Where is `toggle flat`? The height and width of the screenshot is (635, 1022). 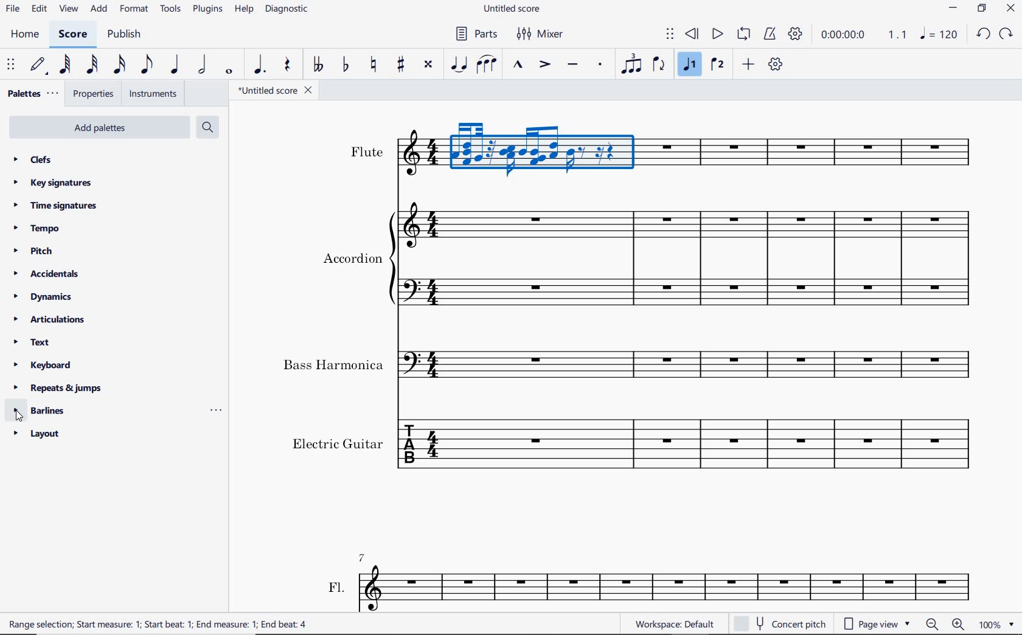
toggle flat is located at coordinates (346, 65).